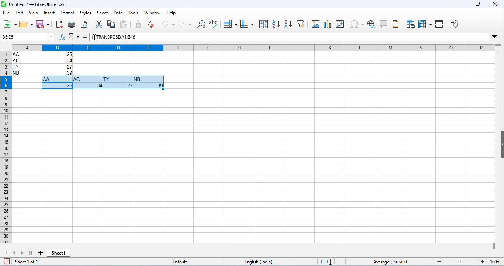 This screenshot has width=504, height=266. What do you see at coordinates (20, 13) in the screenshot?
I see `edit` at bounding box center [20, 13].